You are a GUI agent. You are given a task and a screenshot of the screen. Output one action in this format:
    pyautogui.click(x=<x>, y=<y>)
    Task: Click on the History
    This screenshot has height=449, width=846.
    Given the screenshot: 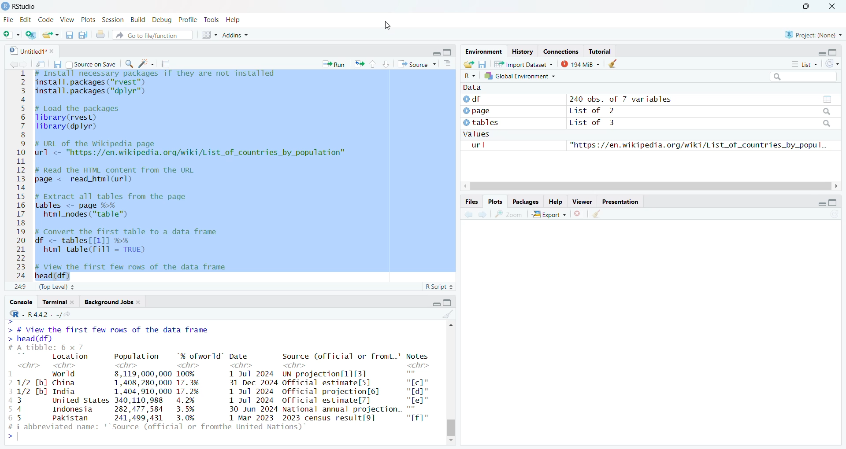 What is the action you would take?
    pyautogui.click(x=523, y=52)
    